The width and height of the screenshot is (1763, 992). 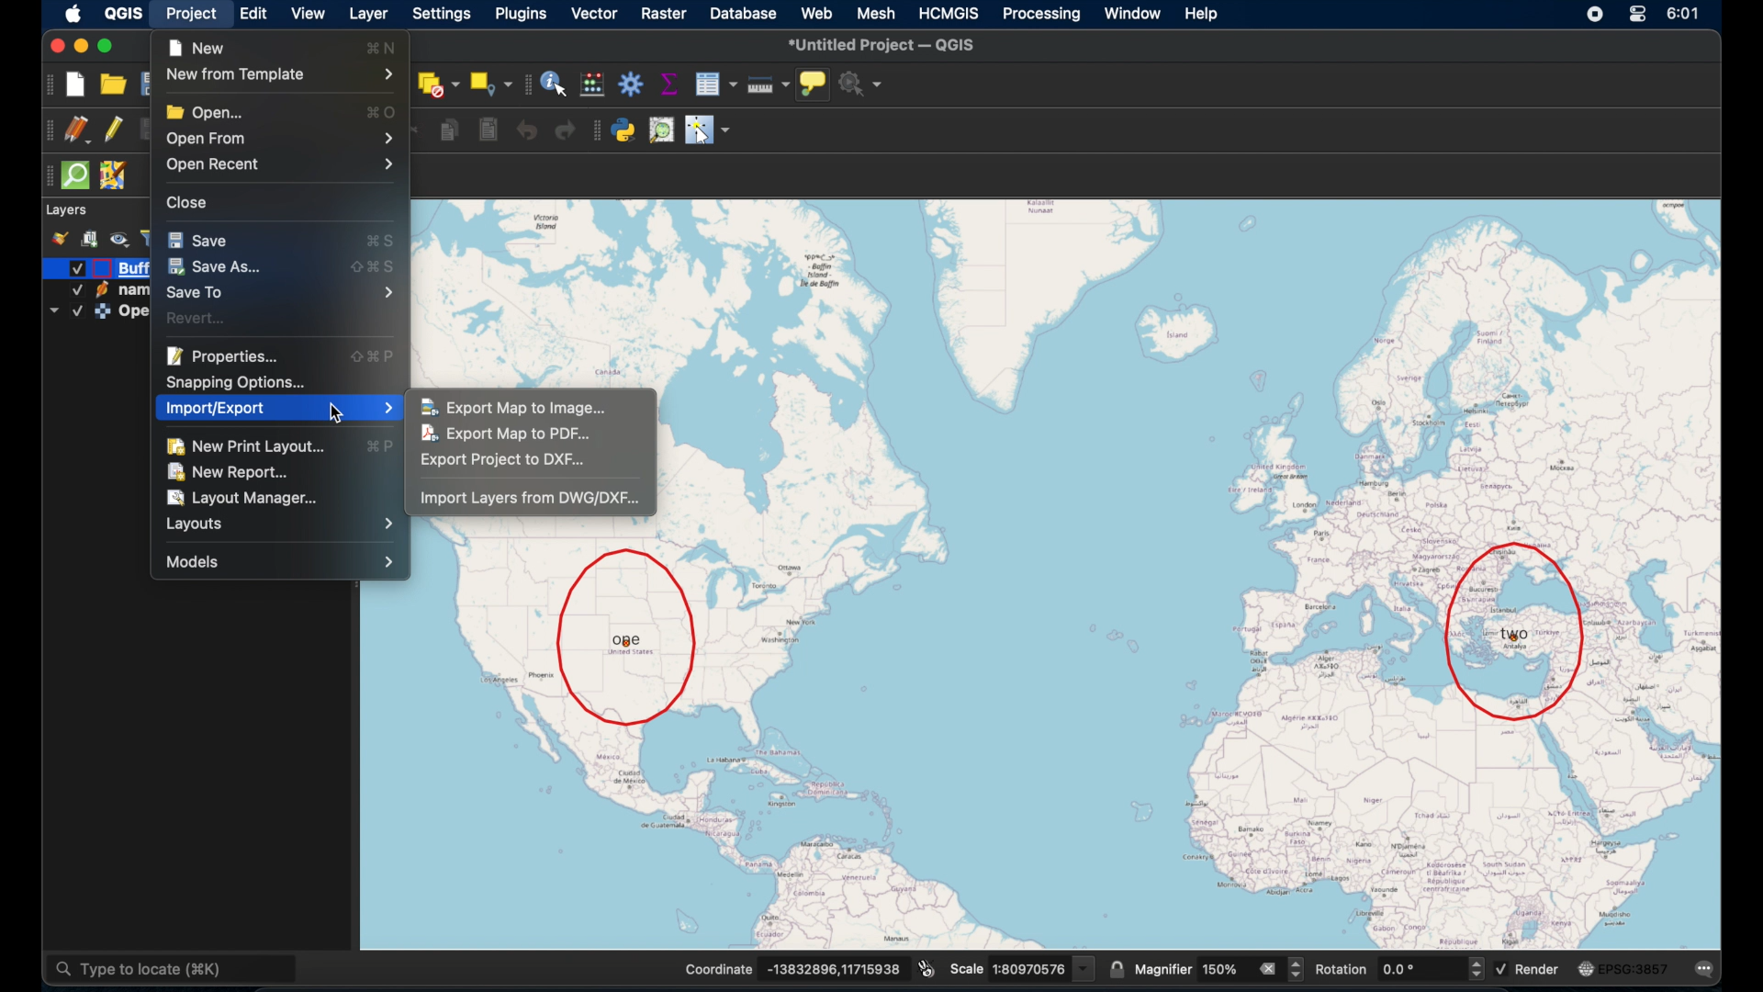 What do you see at coordinates (107, 46) in the screenshot?
I see `maximize` at bounding box center [107, 46].